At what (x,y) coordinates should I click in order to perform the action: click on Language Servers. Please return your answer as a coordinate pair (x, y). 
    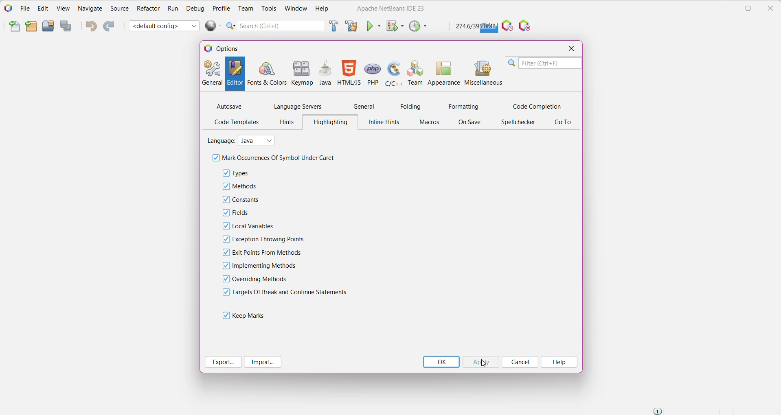
    Looking at the image, I should click on (298, 107).